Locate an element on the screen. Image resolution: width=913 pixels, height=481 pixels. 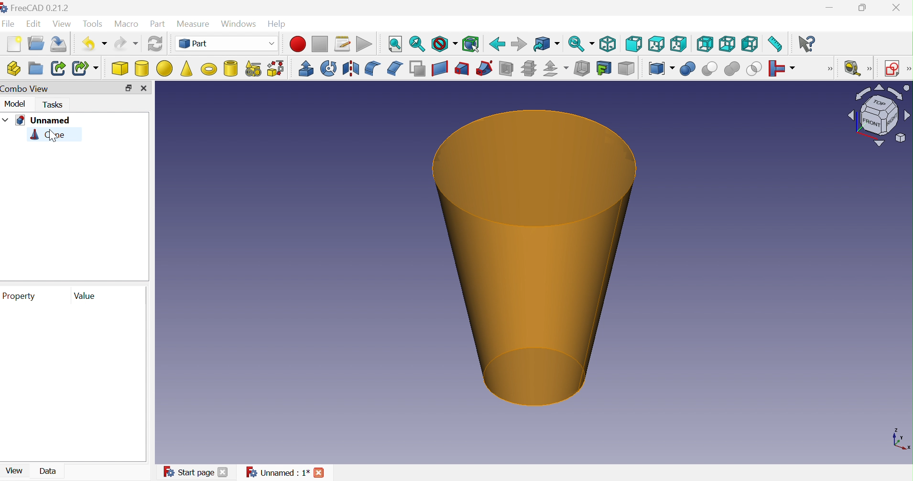
What's this? is located at coordinates (808, 44).